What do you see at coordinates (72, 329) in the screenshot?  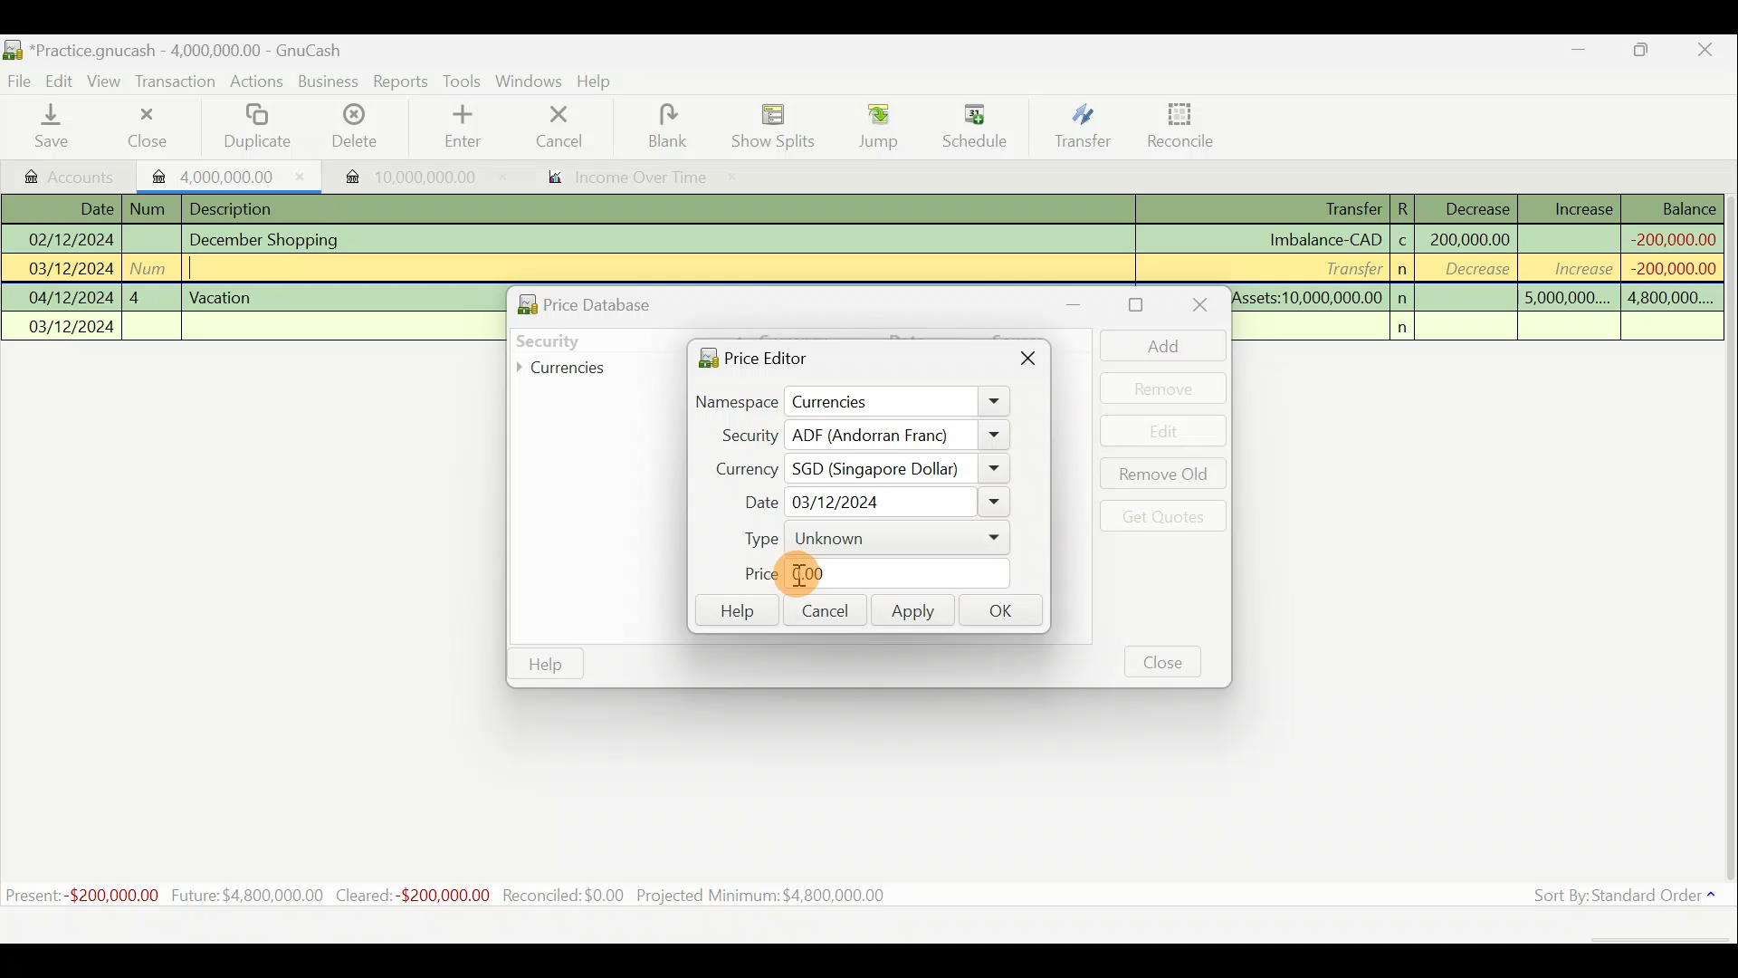 I see `03/12/2024` at bounding box center [72, 329].